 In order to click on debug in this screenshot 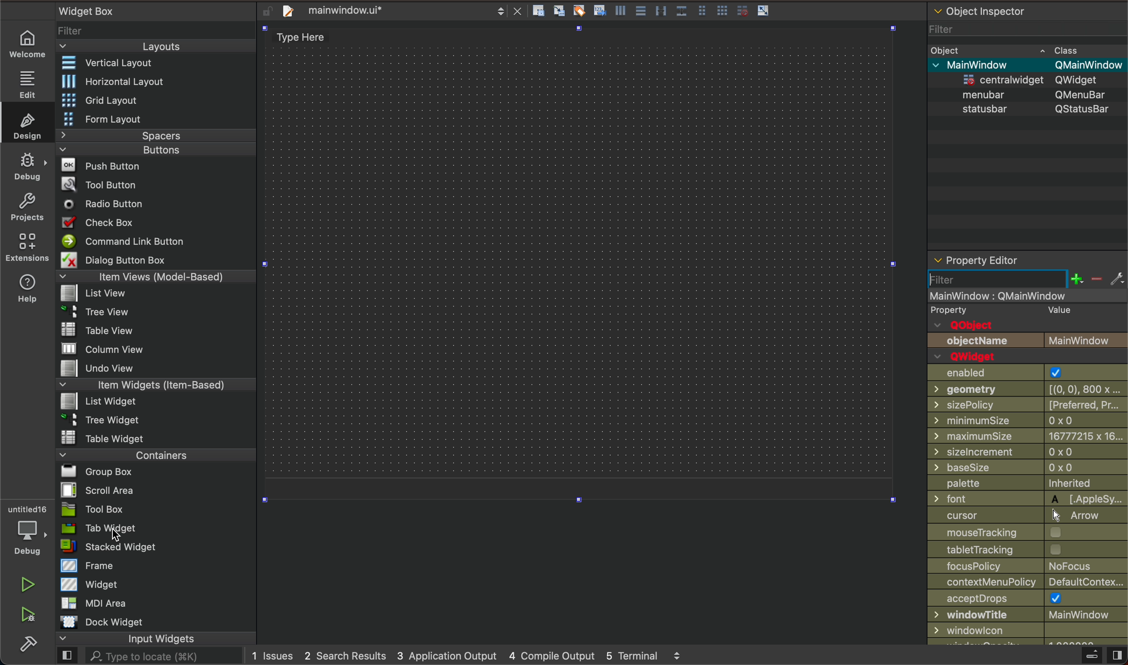, I will do `click(28, 165)`.